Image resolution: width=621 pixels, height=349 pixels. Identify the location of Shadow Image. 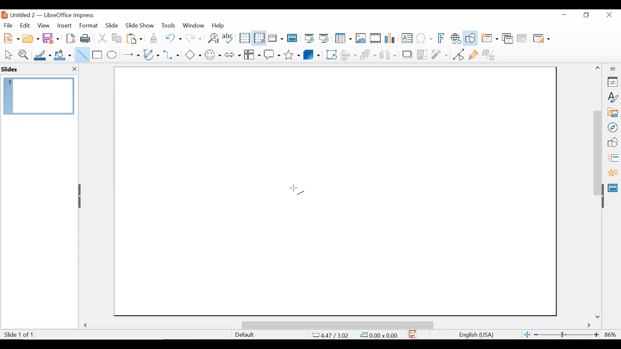
(408, 54).